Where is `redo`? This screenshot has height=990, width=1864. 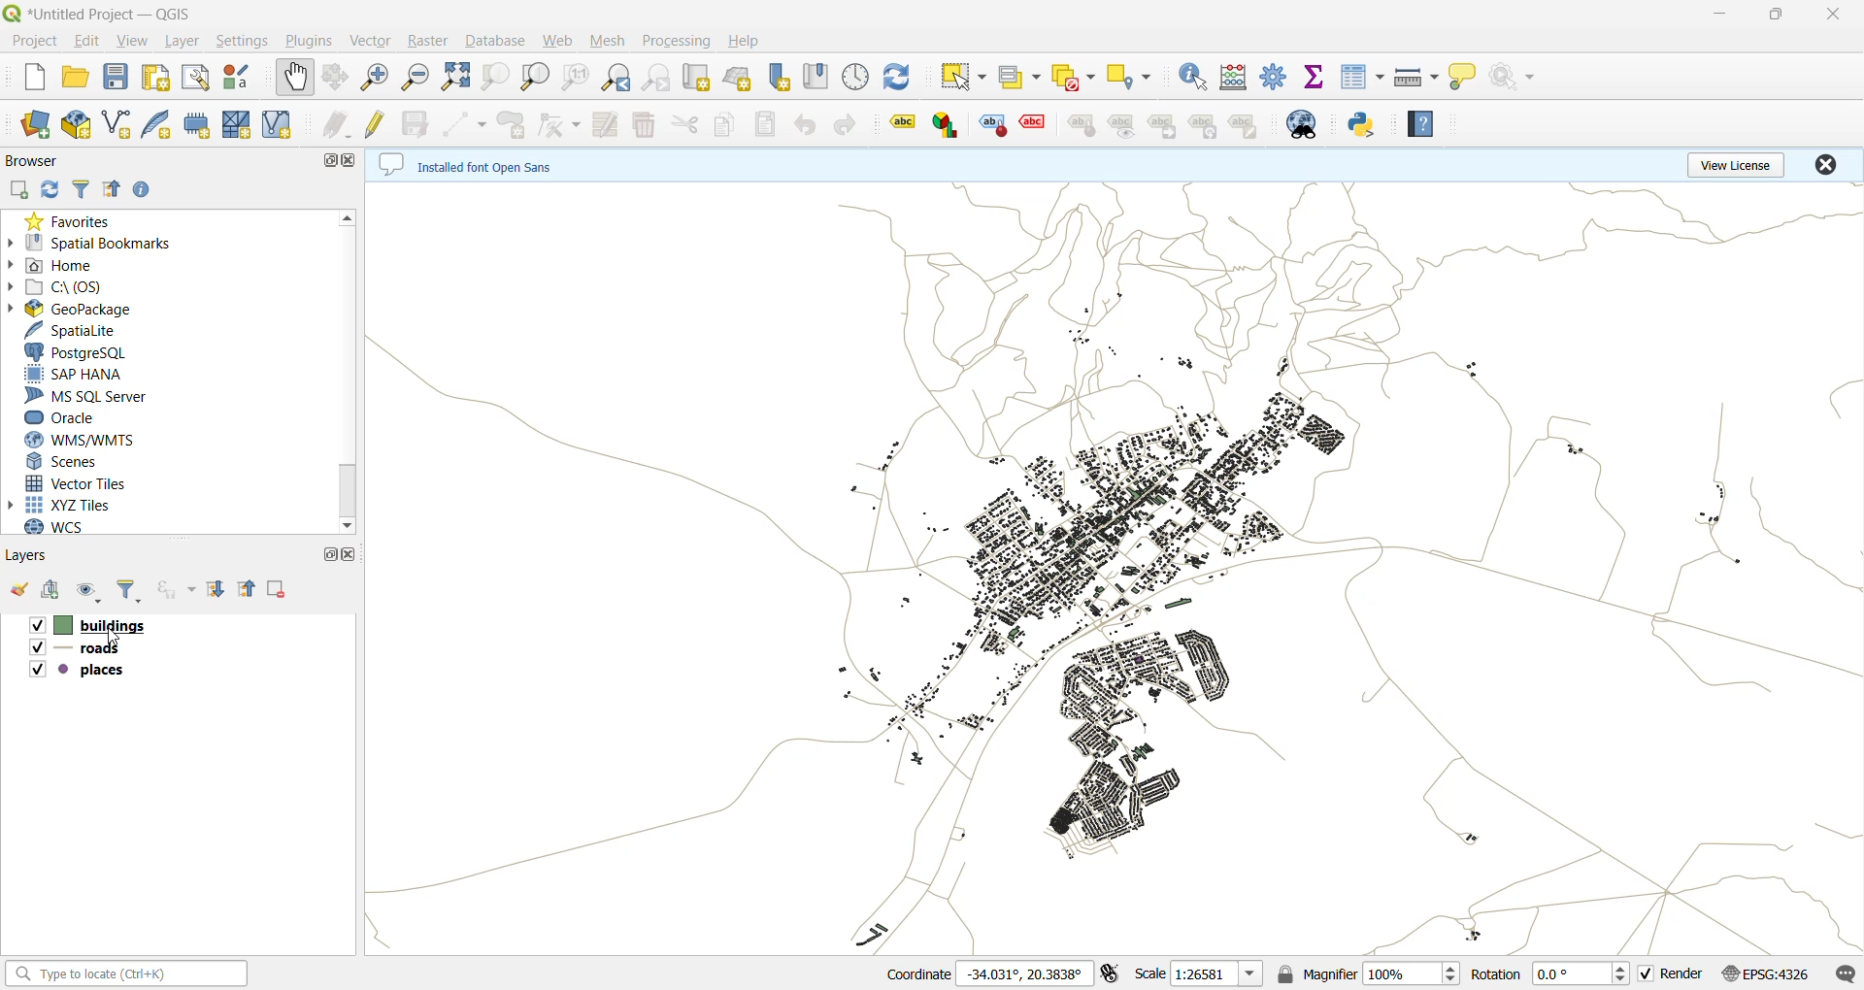
redo is located at coordinates (849, 124).